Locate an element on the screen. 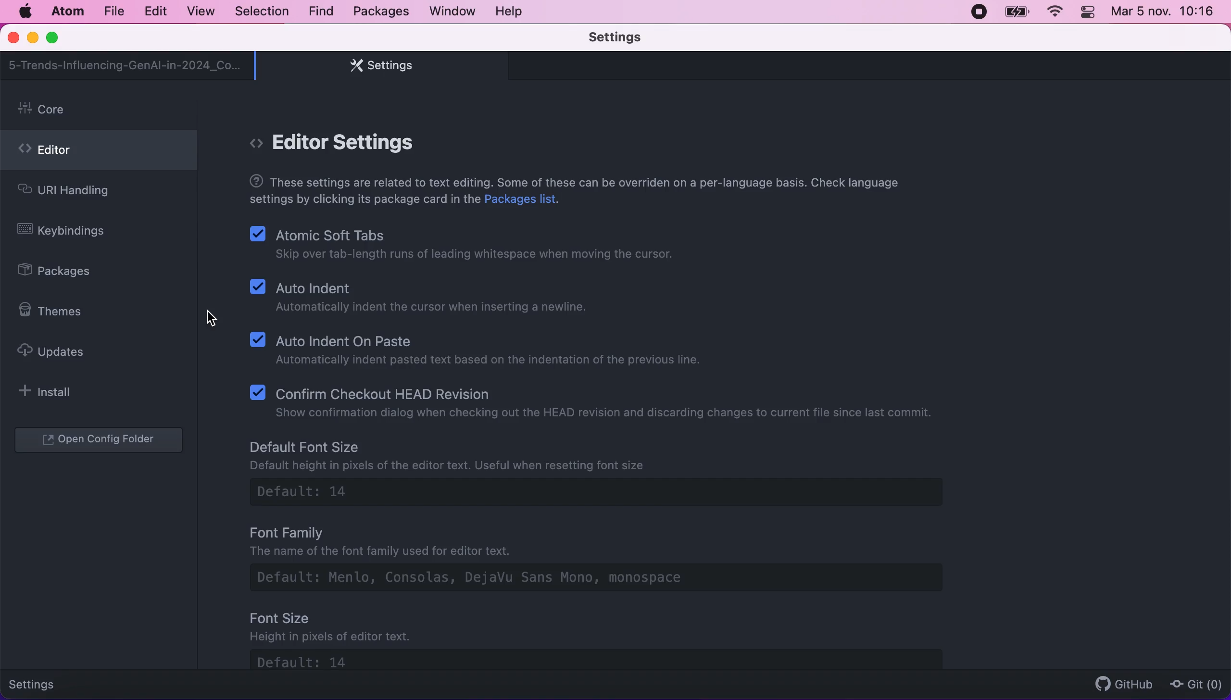 The width and height of the screenshot is (1231, 700). maximize is located at coordinates (57, 38).